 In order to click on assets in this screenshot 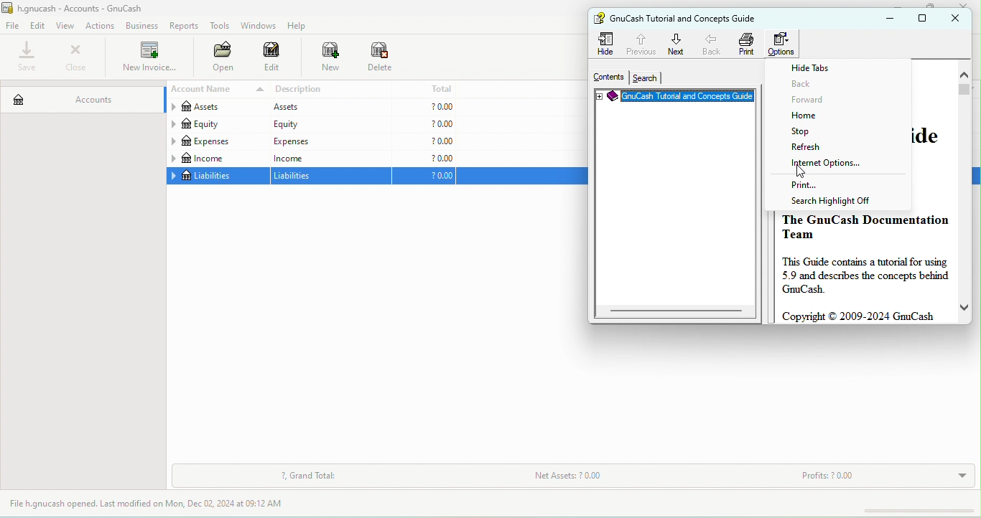, I will do `click(215, 108)`.